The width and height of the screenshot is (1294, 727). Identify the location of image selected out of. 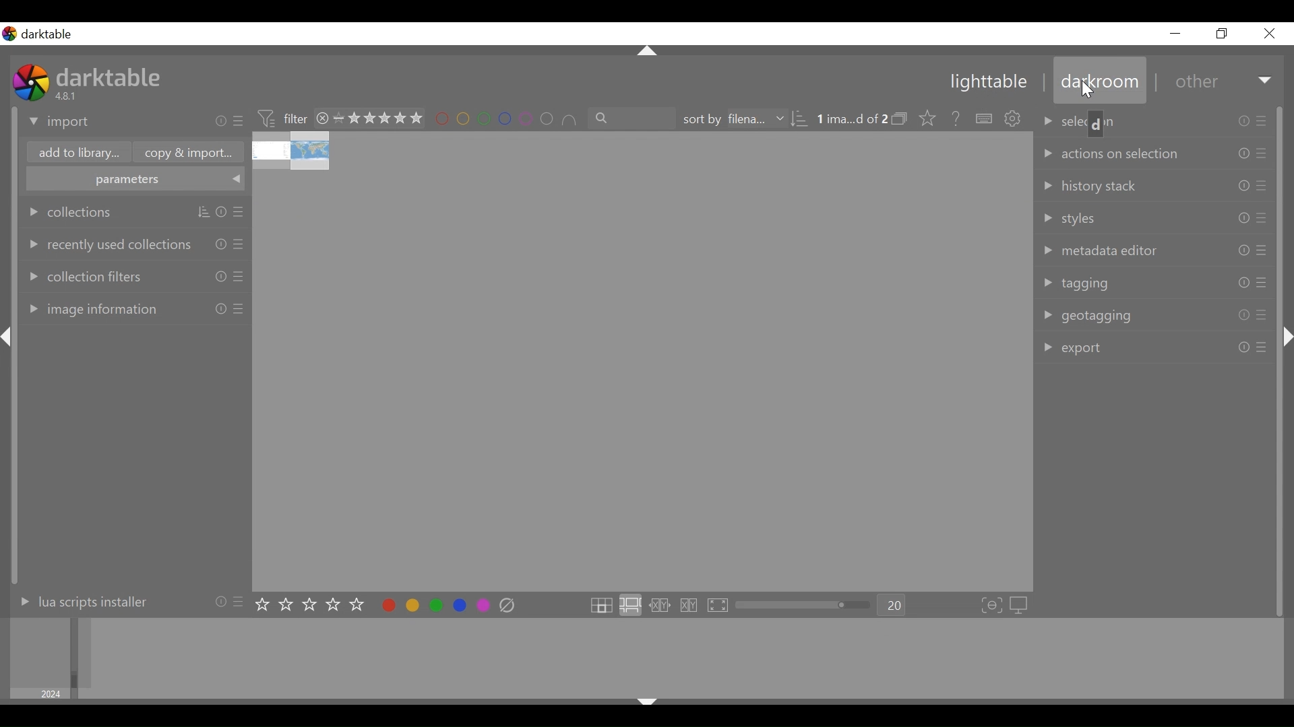
(853, 120).